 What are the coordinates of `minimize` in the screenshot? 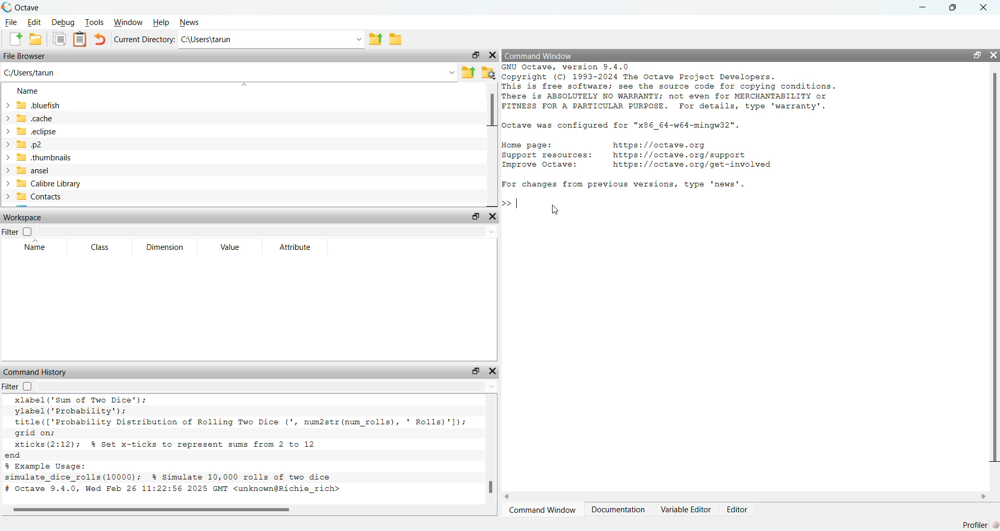 It's located at (920, 9).